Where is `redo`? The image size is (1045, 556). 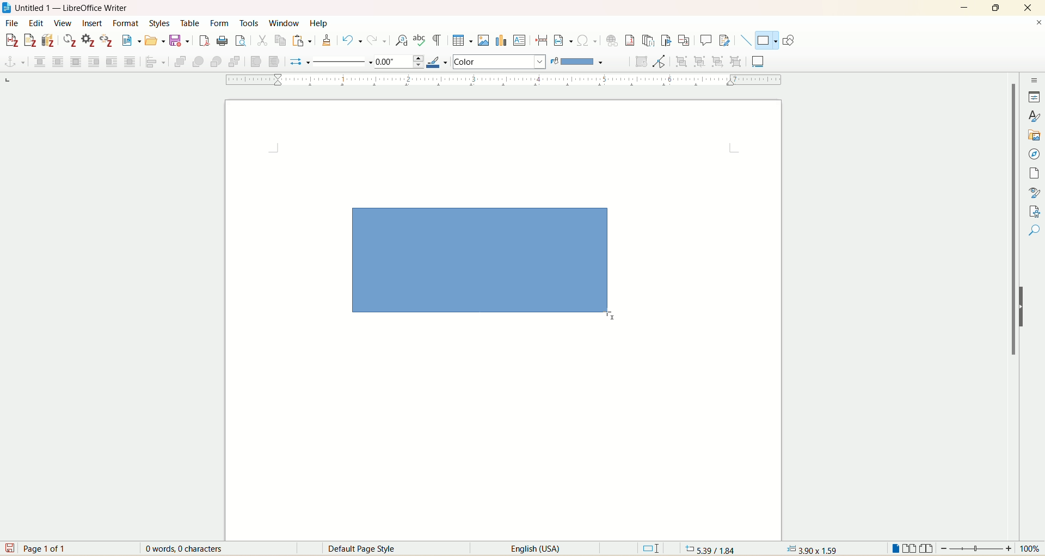
redo is located at coordinates (375, 41).